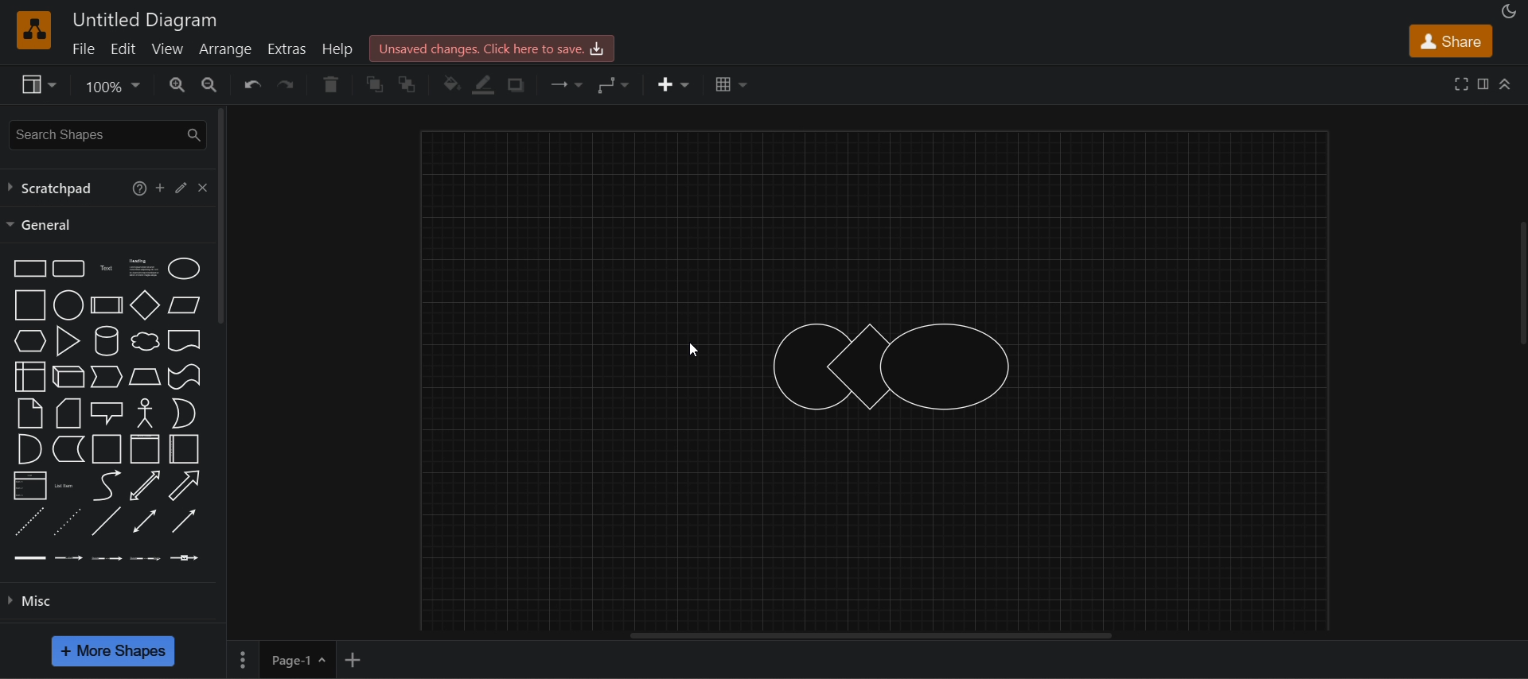 This screenshot has width=1528, height=679. I want to click on Vertical container, so click(146, 449).